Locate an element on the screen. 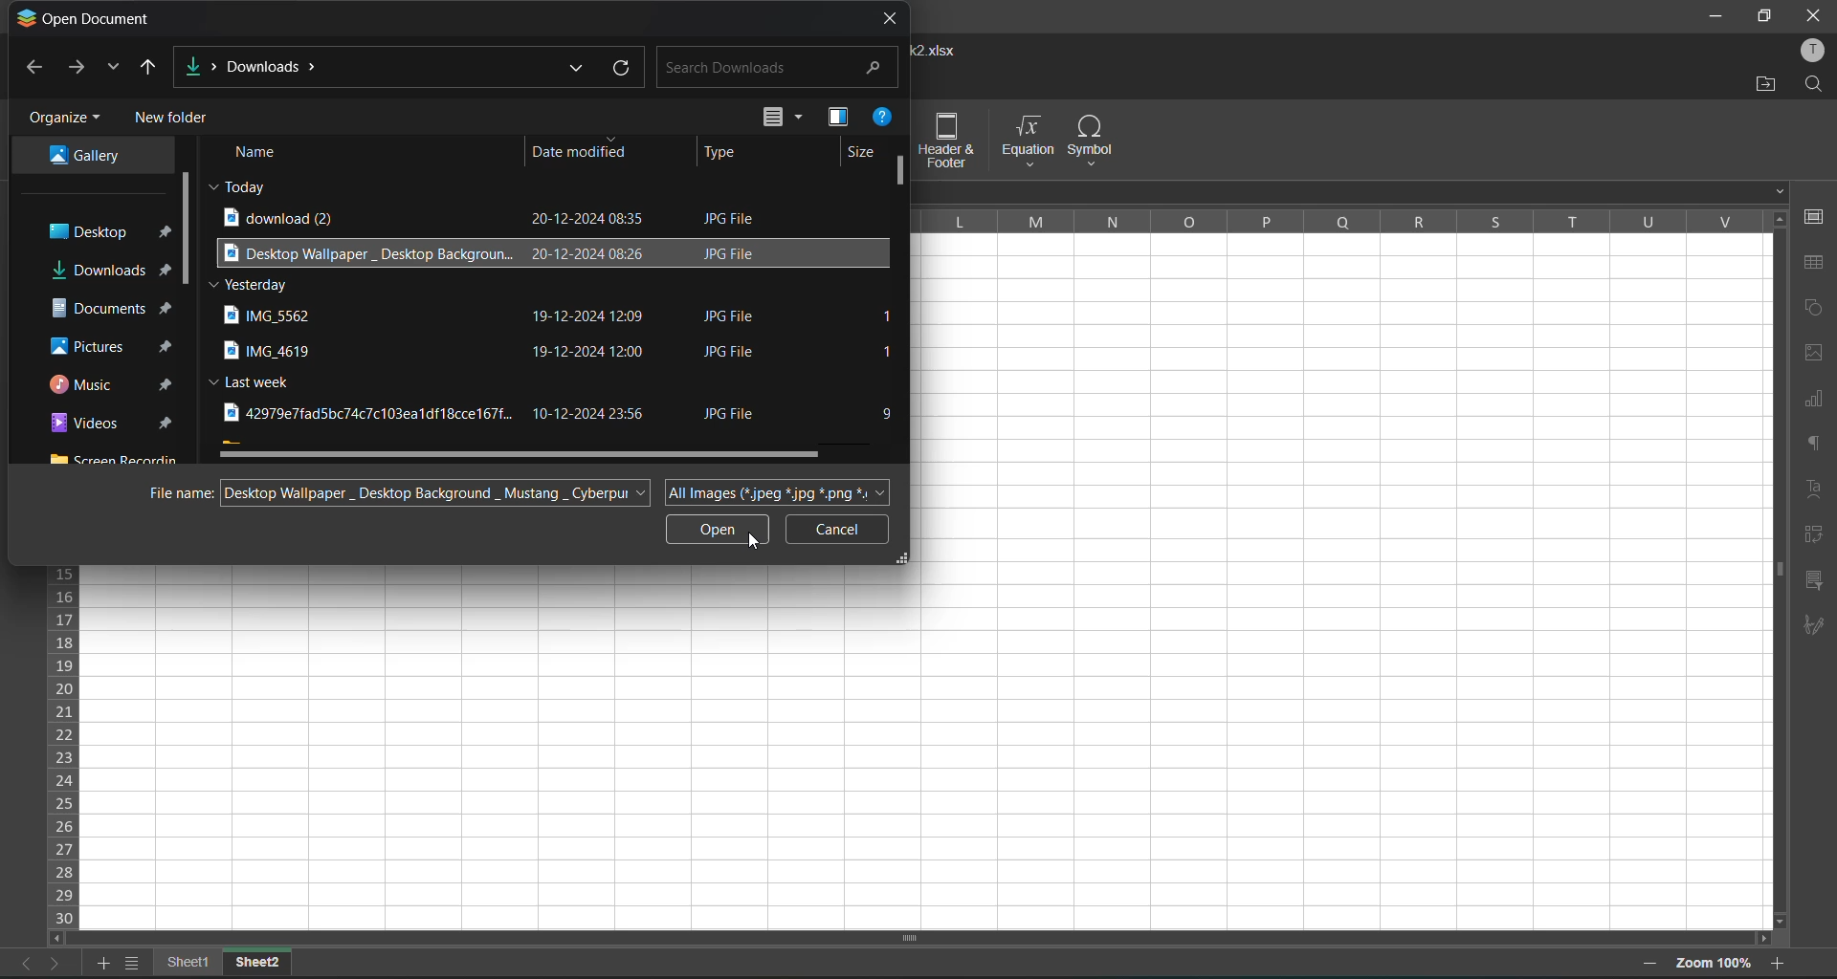  text is located at coordinates (1816, 490).